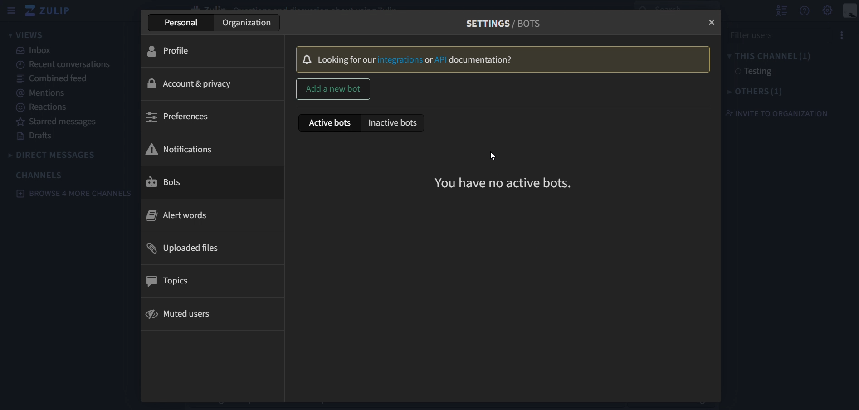 The height and width of the screenshot is (410, 859). What do you see at coordinates (185, 248) in the screenshot?
I see `uploaded files` at bounding box center [185, 248].